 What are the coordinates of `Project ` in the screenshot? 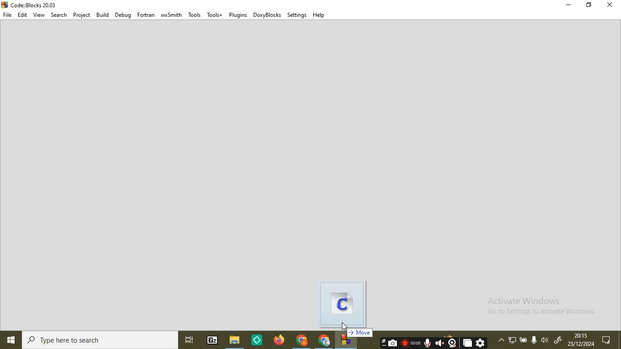 It's located at (82, 15).